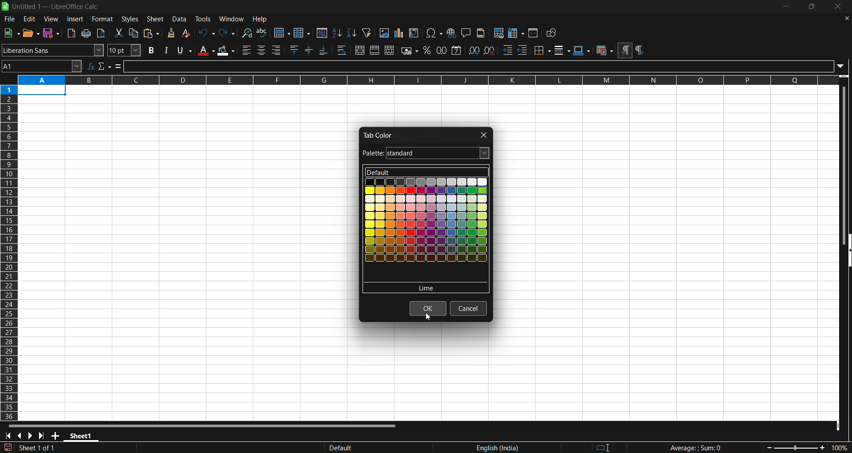 Image resolution: width=852 pixels, height=453 pixels. I want to click on colors, so click(425, 230).